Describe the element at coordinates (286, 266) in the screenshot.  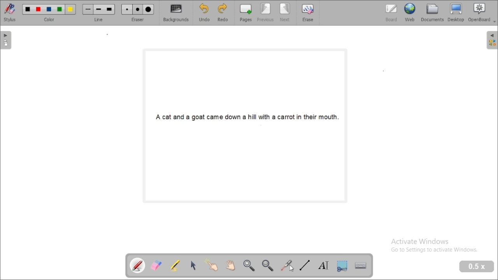
I see `visual laser pointer` at that location.